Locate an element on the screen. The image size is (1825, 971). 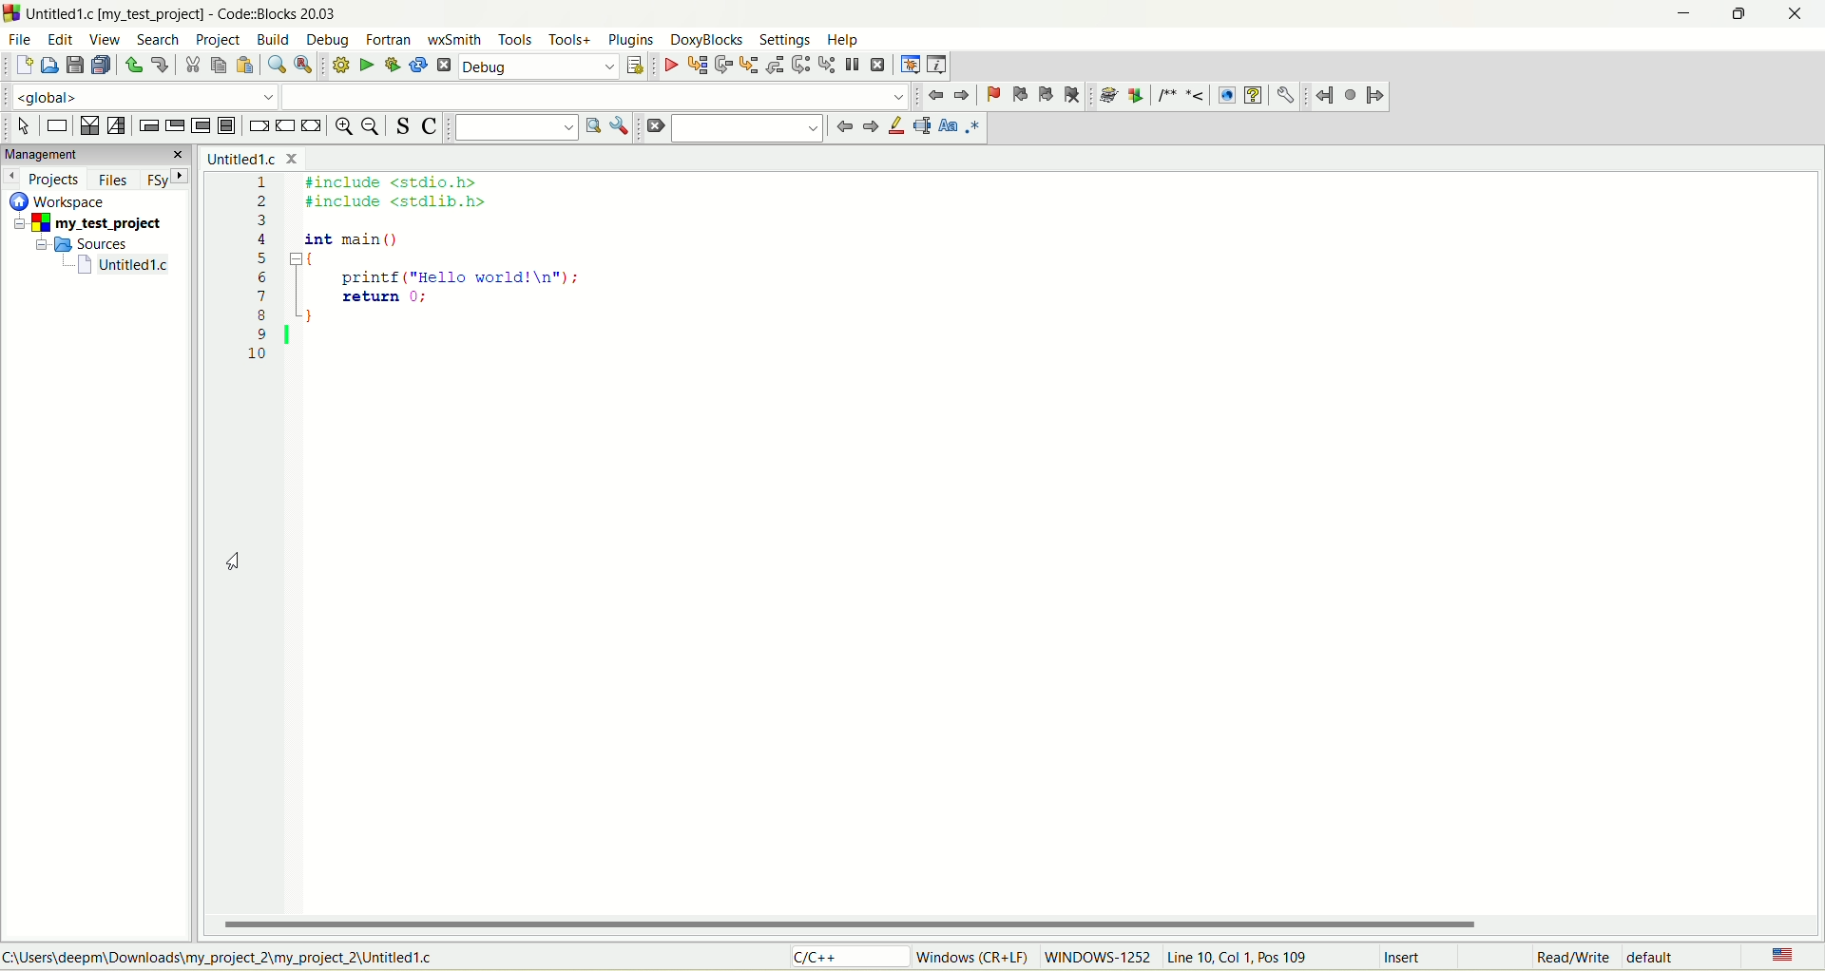
insert is located at coordinates (1402, 957).